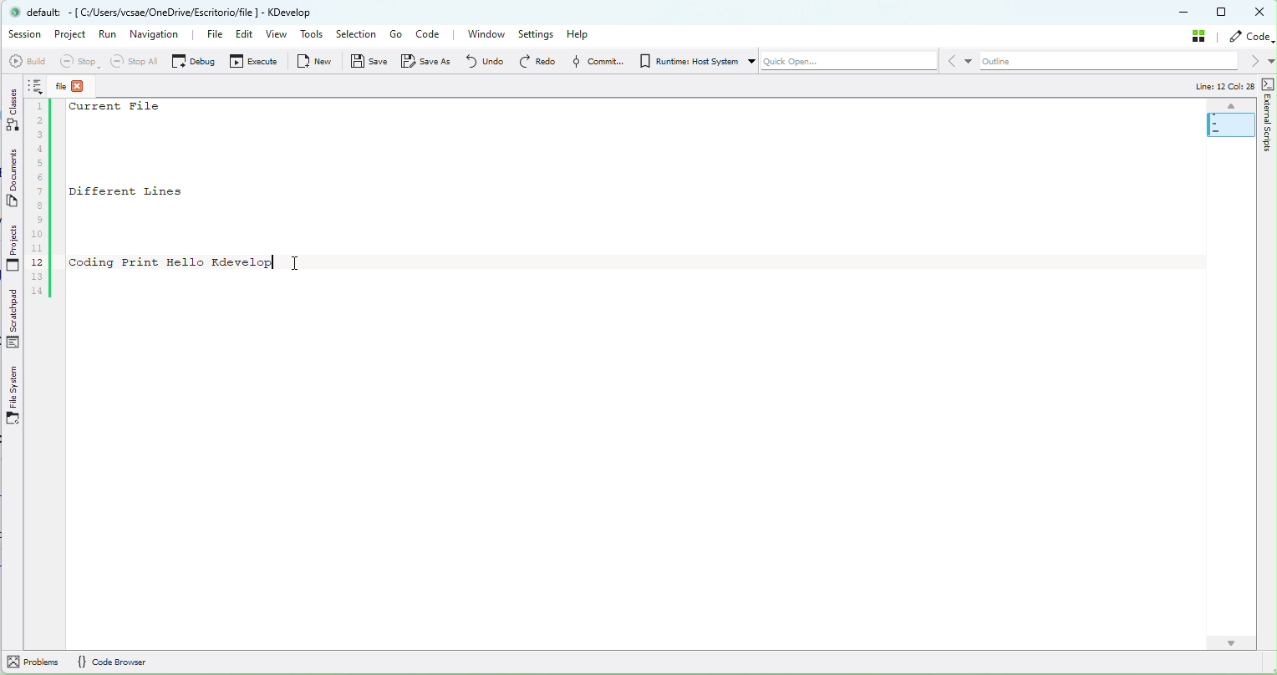 The image size is (1277, 675). I want to click on Minimize, so click(1185, 13).